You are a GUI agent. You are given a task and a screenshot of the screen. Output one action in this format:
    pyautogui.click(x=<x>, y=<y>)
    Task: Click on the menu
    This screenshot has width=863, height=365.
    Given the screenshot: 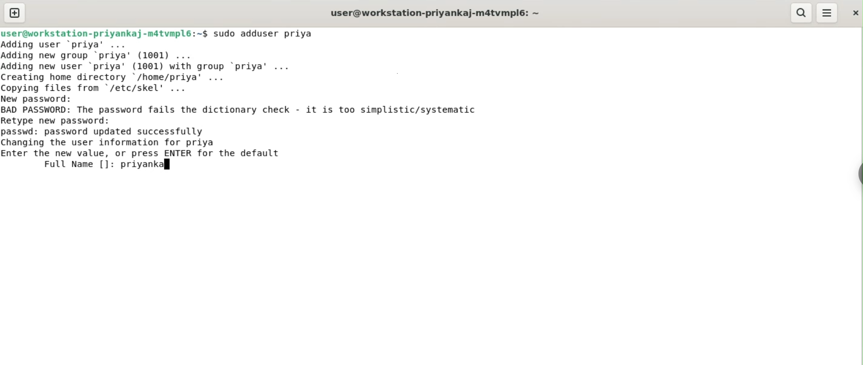 What is the action you would take?
    pyautogui.click(x=827, y=13)
    